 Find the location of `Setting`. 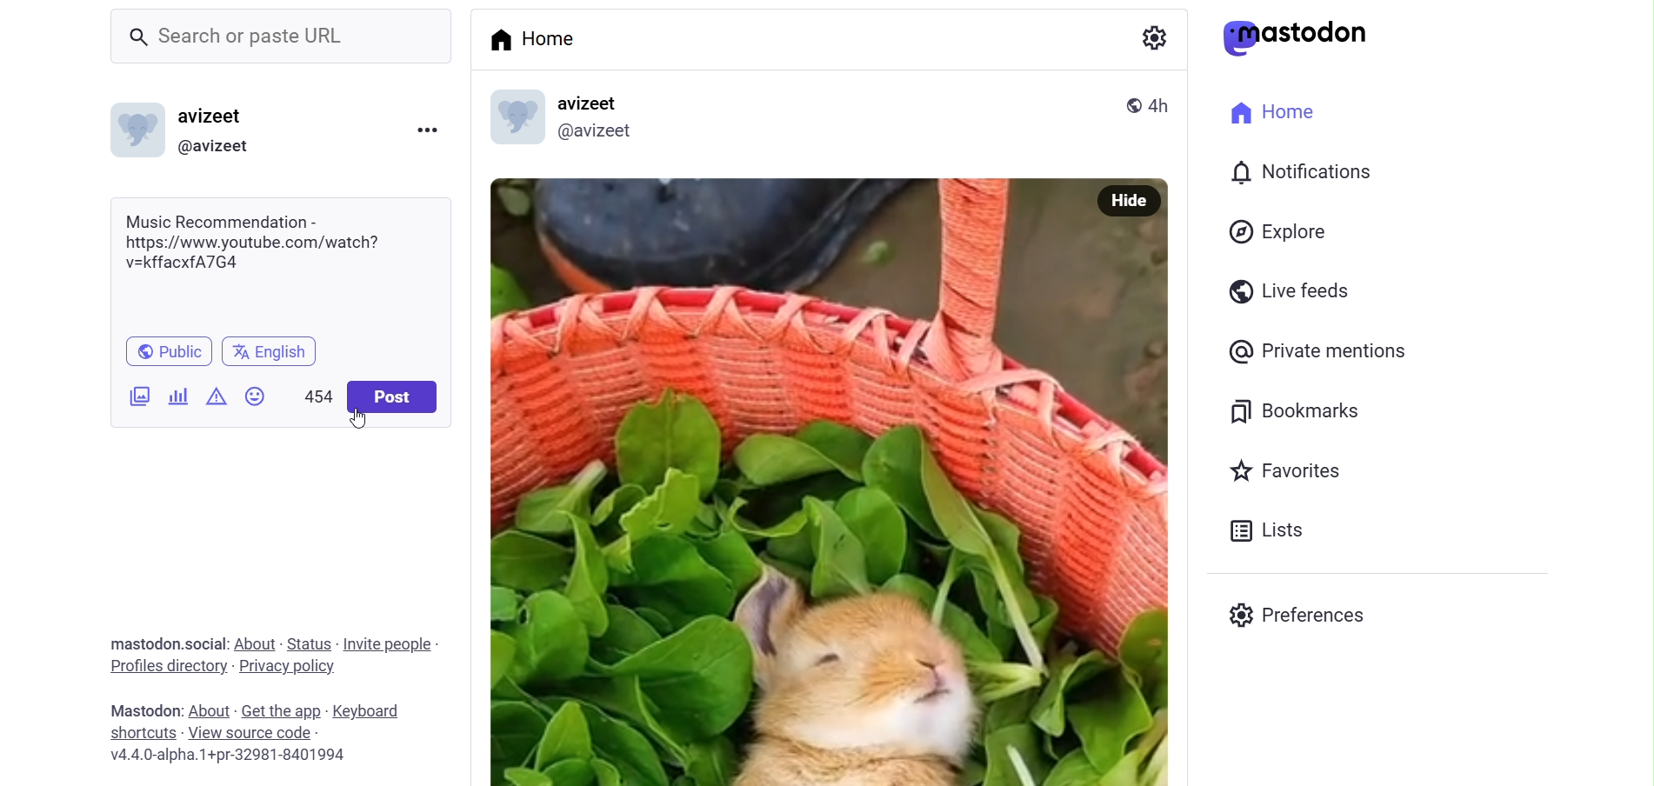

Setting is located at coordinates (1154, 37).